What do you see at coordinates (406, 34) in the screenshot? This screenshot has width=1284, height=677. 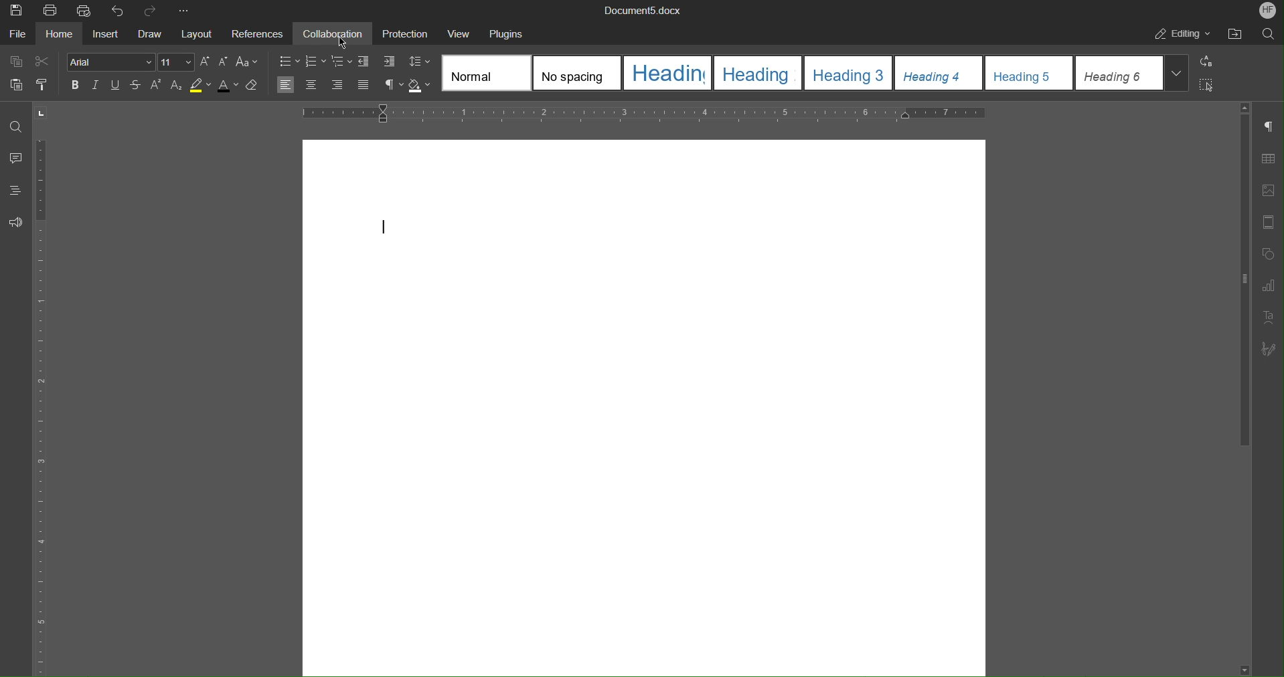 I see `Protection` at bounding box center [406, 34].